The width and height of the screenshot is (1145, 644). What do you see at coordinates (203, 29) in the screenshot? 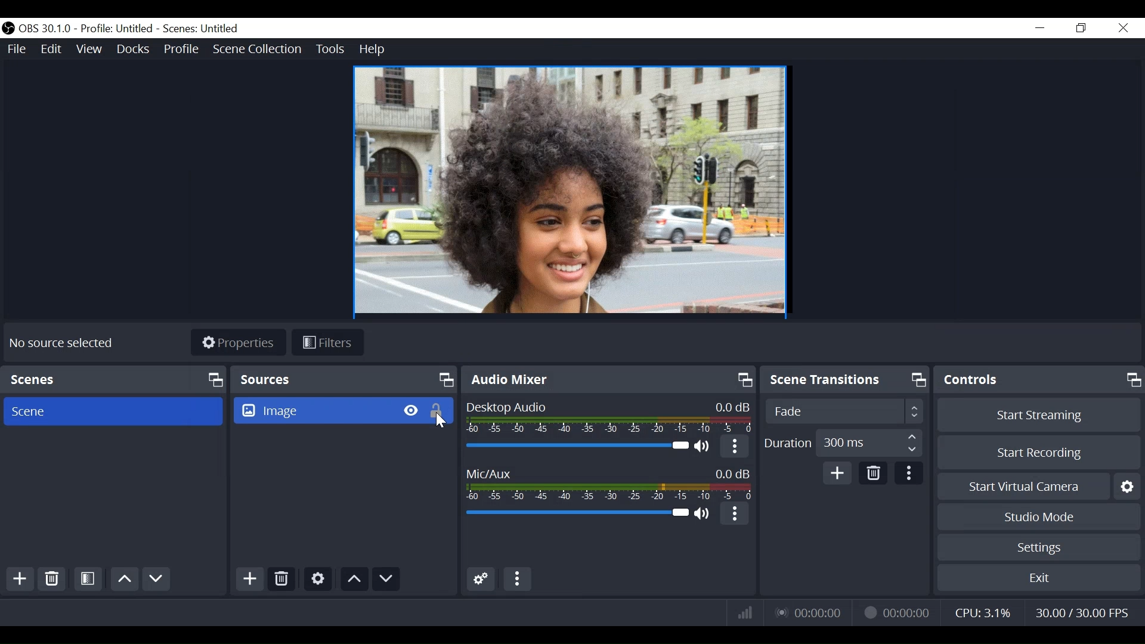
I see `Scenes: Untitled` at bounding box center [203, 29].